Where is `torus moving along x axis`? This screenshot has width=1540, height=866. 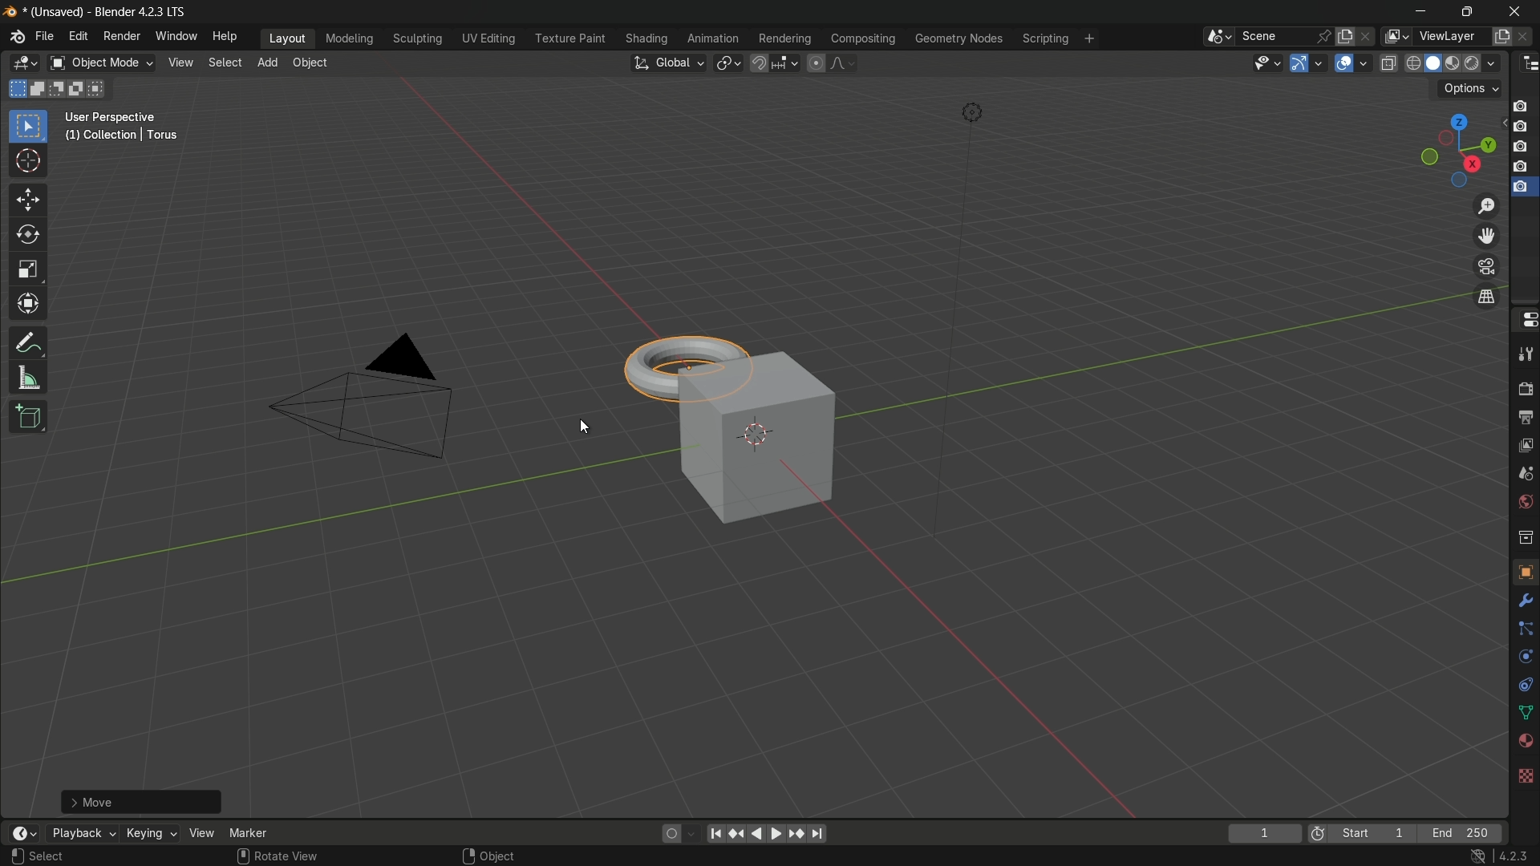 torus moving along x axis is located at coordinates (683, 366).